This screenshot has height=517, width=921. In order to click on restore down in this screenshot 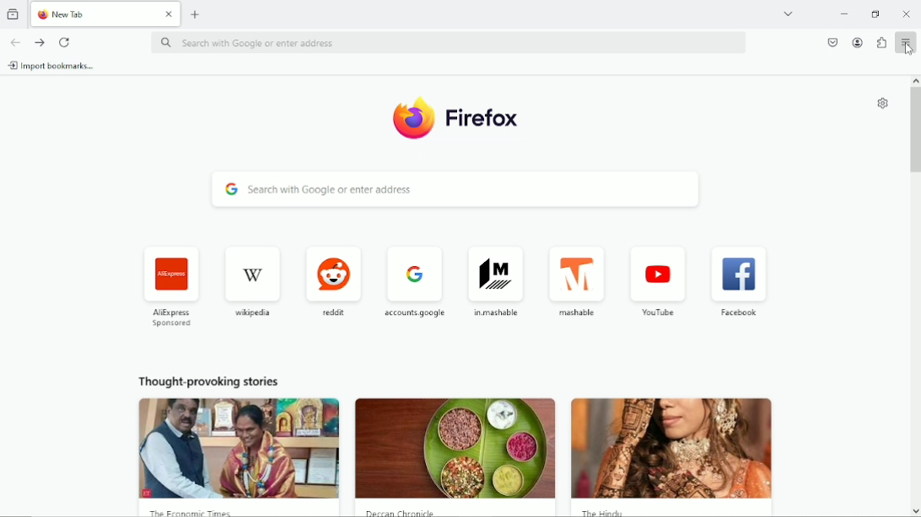, I will do `click(875, 12)`.